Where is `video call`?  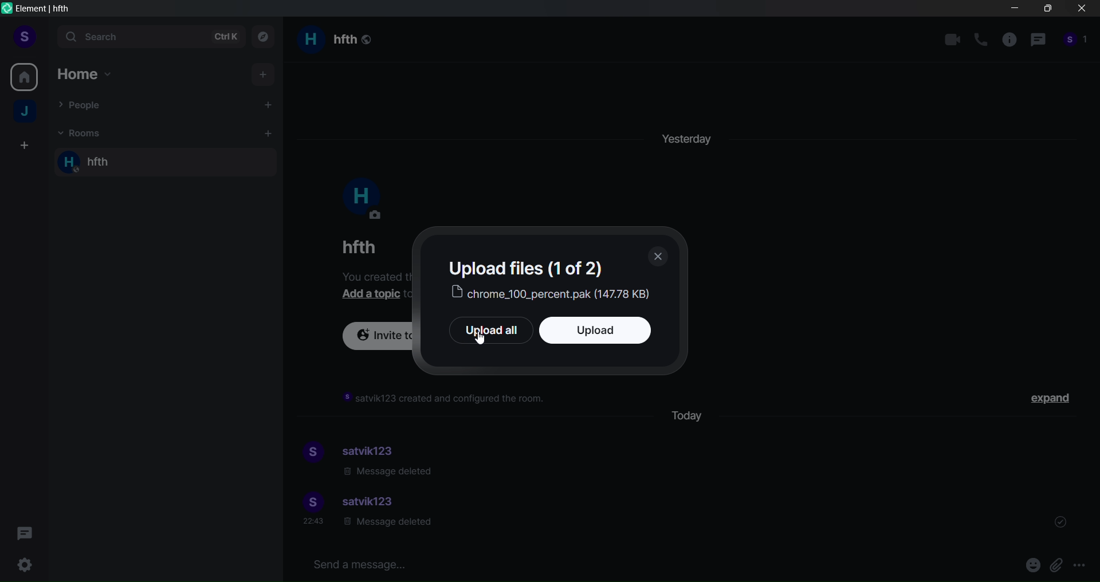
video call is located at coordinates (952, 39).